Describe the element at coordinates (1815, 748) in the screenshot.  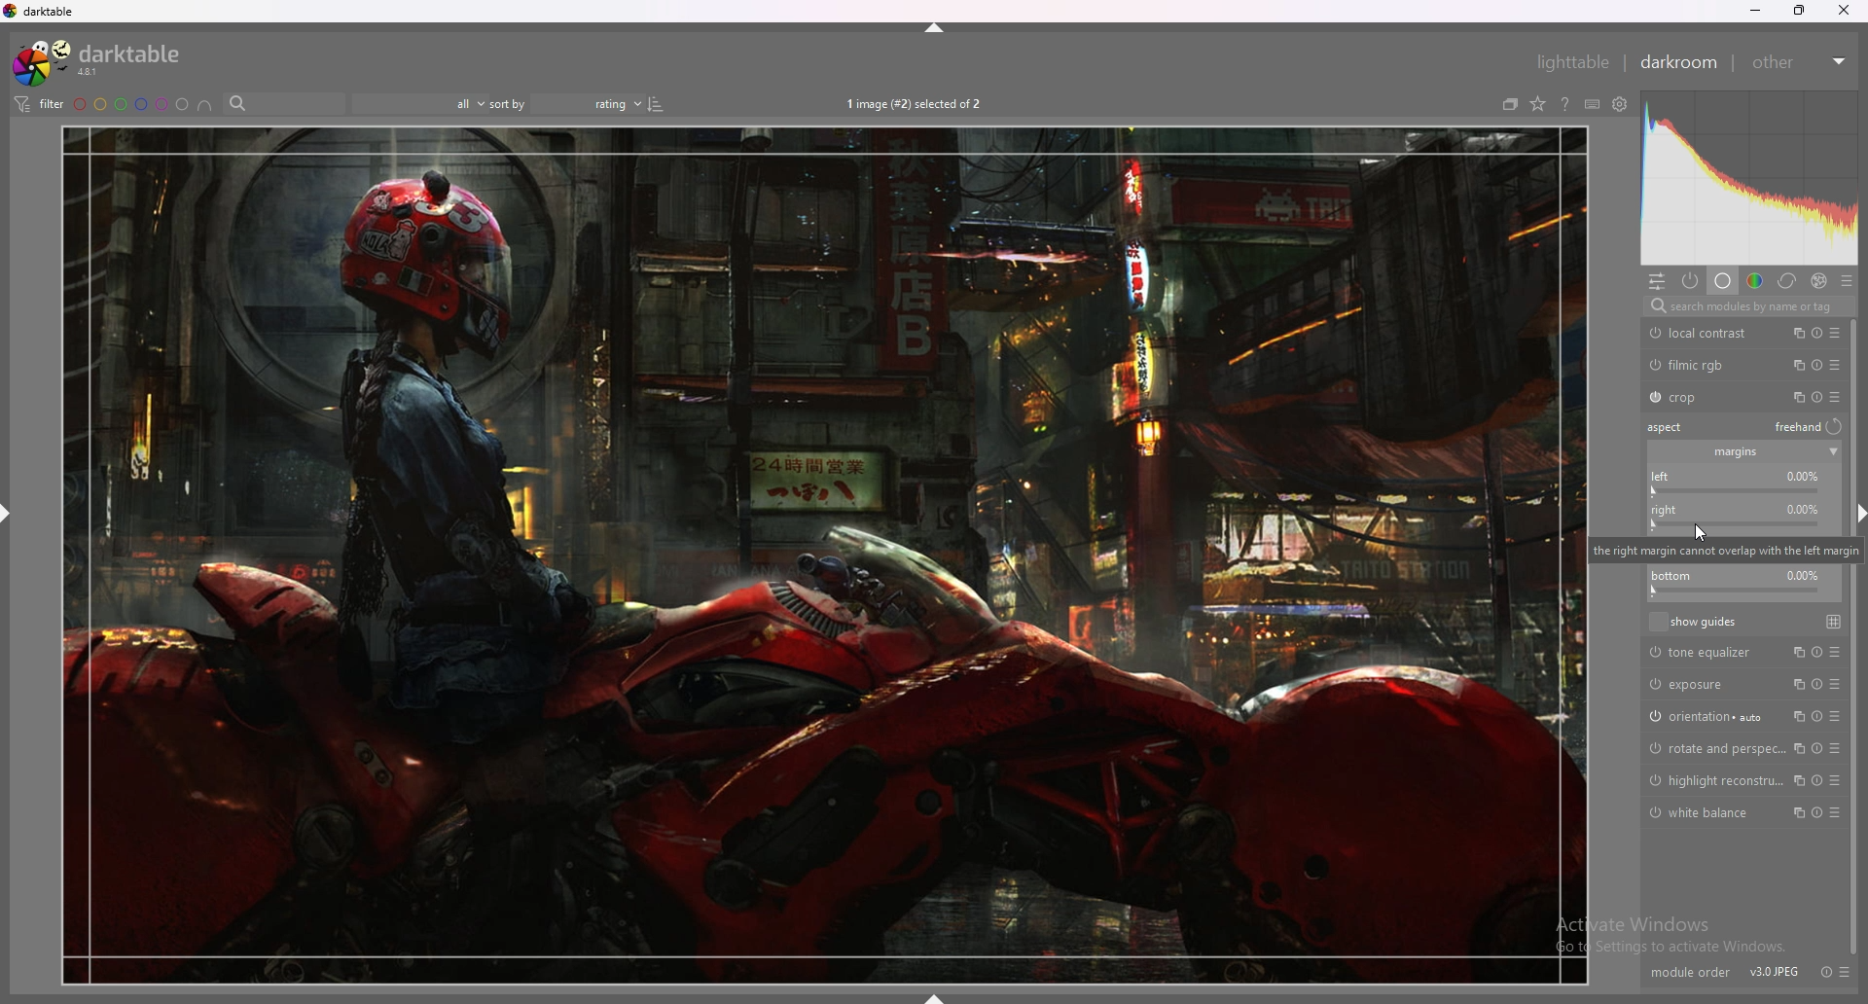
I see `reset` at that location.